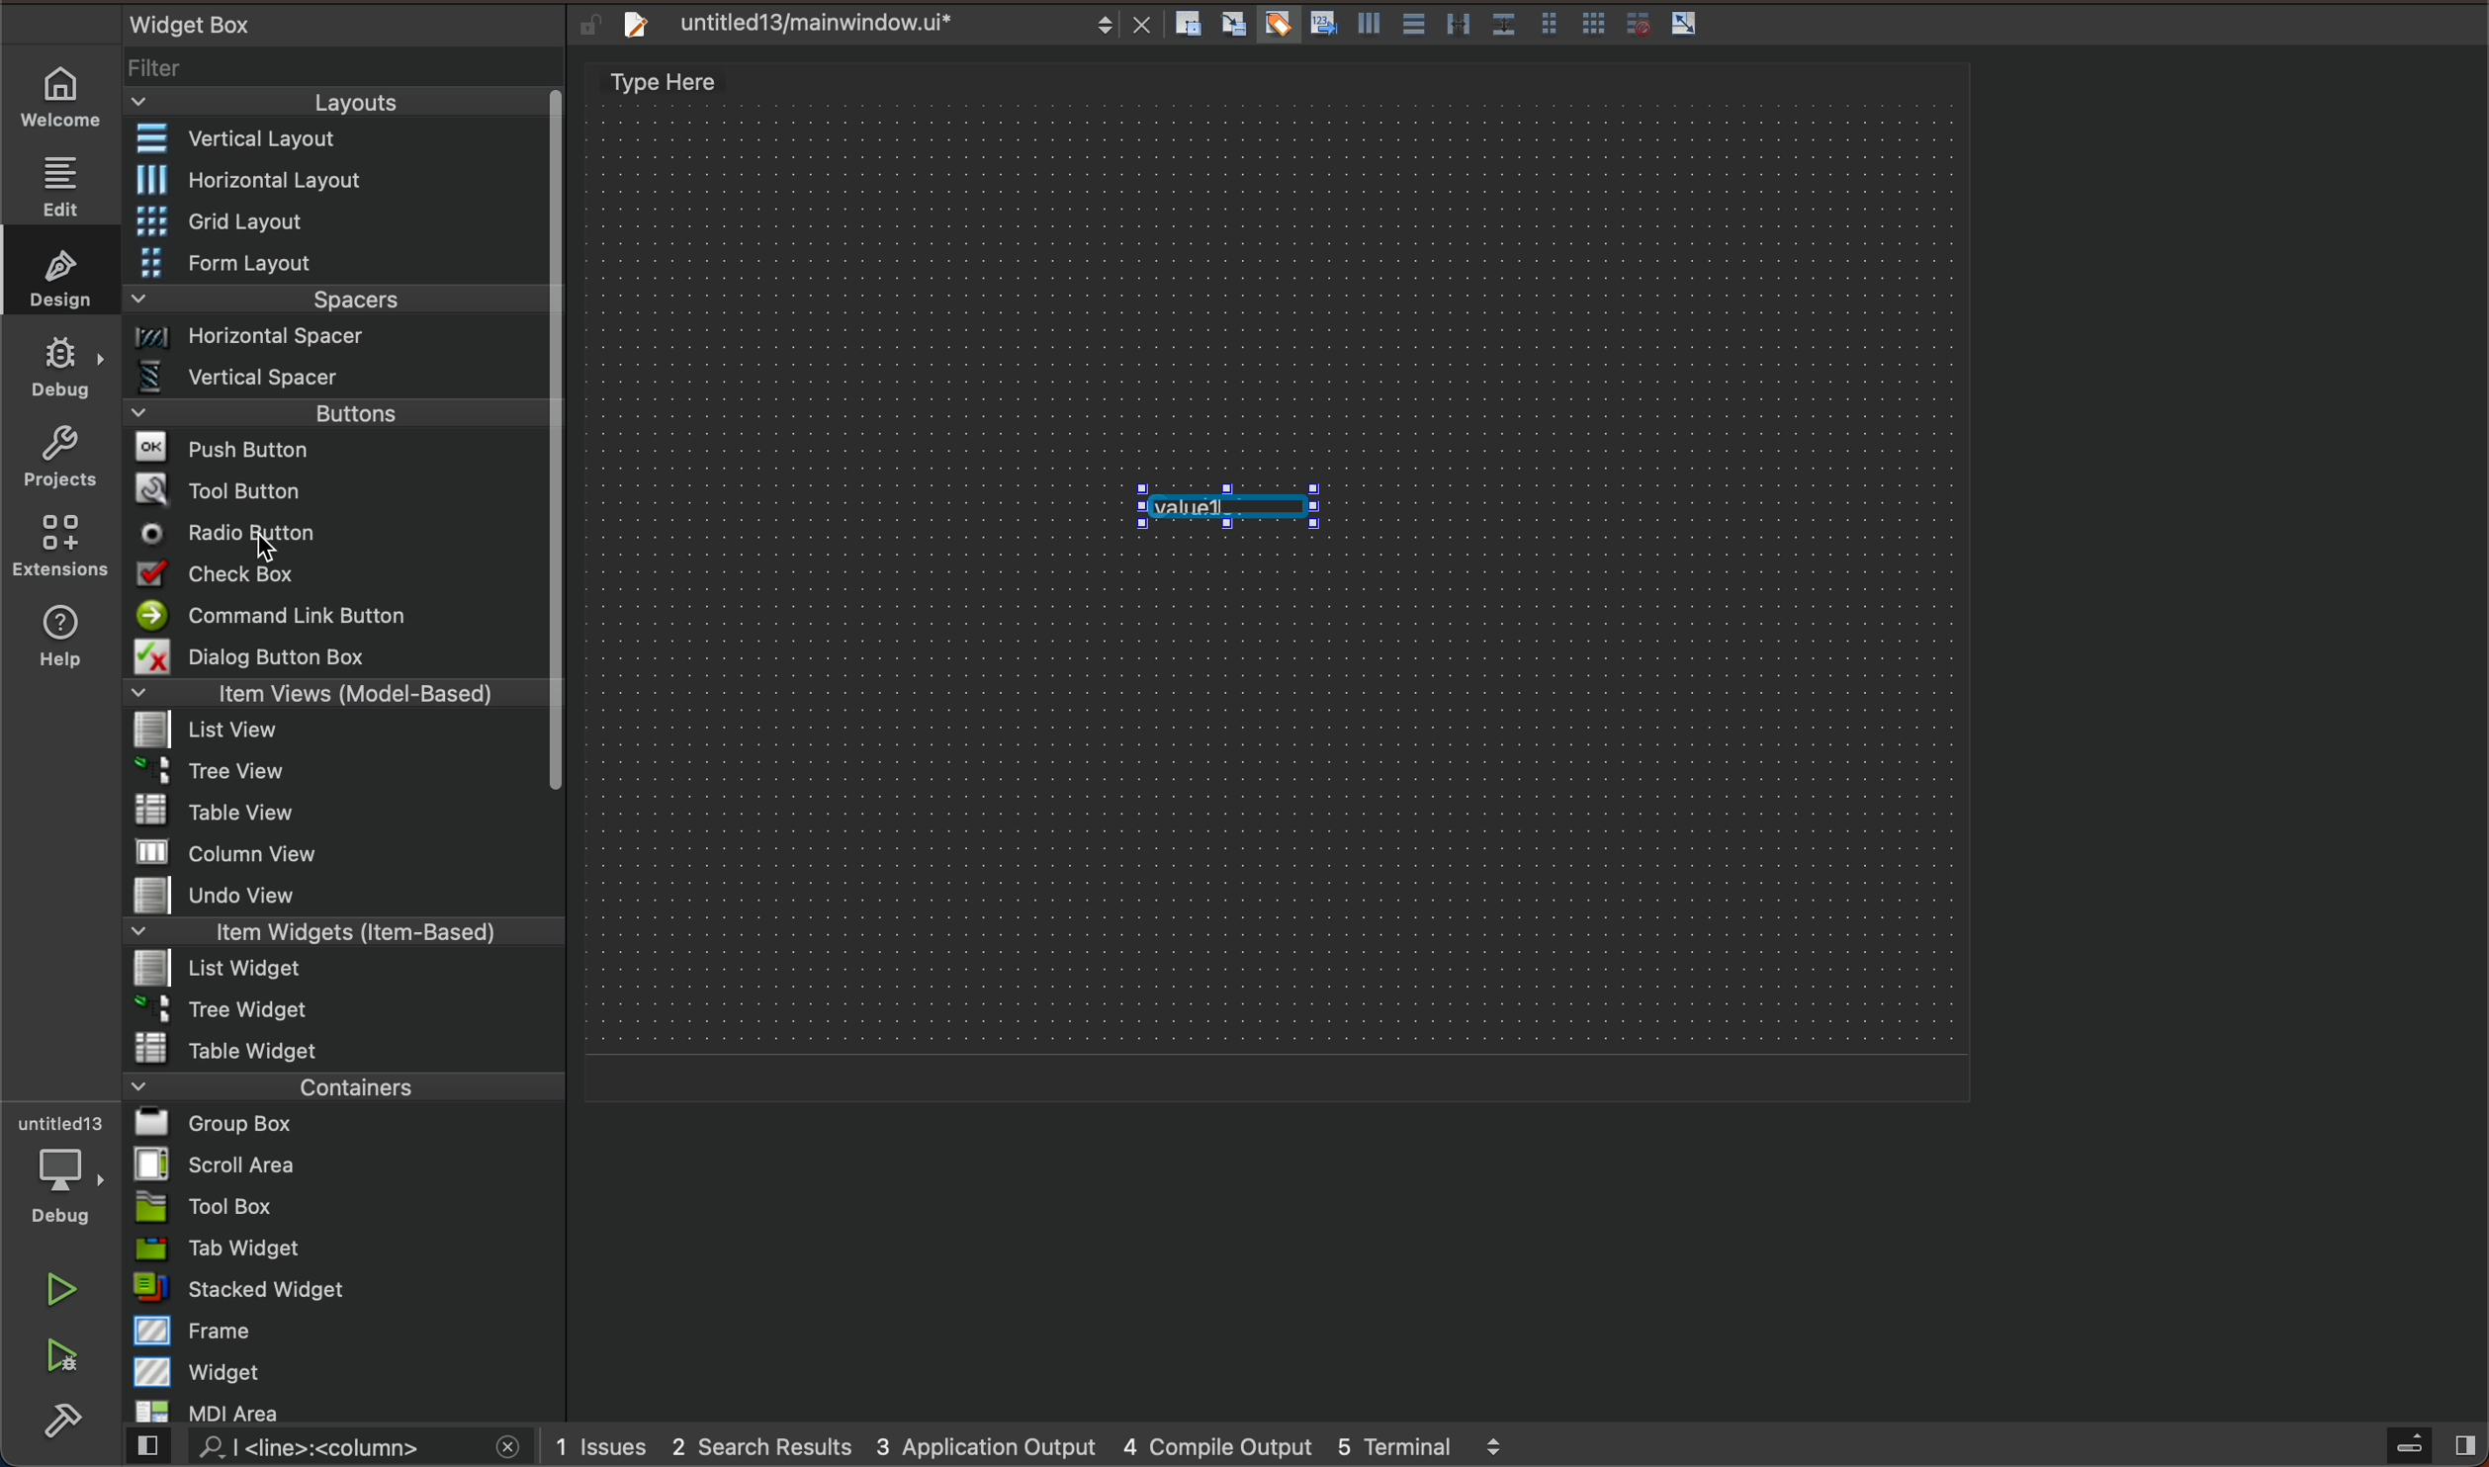  What do you see at coordinates (348, 1371) in the screenshot?
I see `widget` at bounding box center [348, 1371].